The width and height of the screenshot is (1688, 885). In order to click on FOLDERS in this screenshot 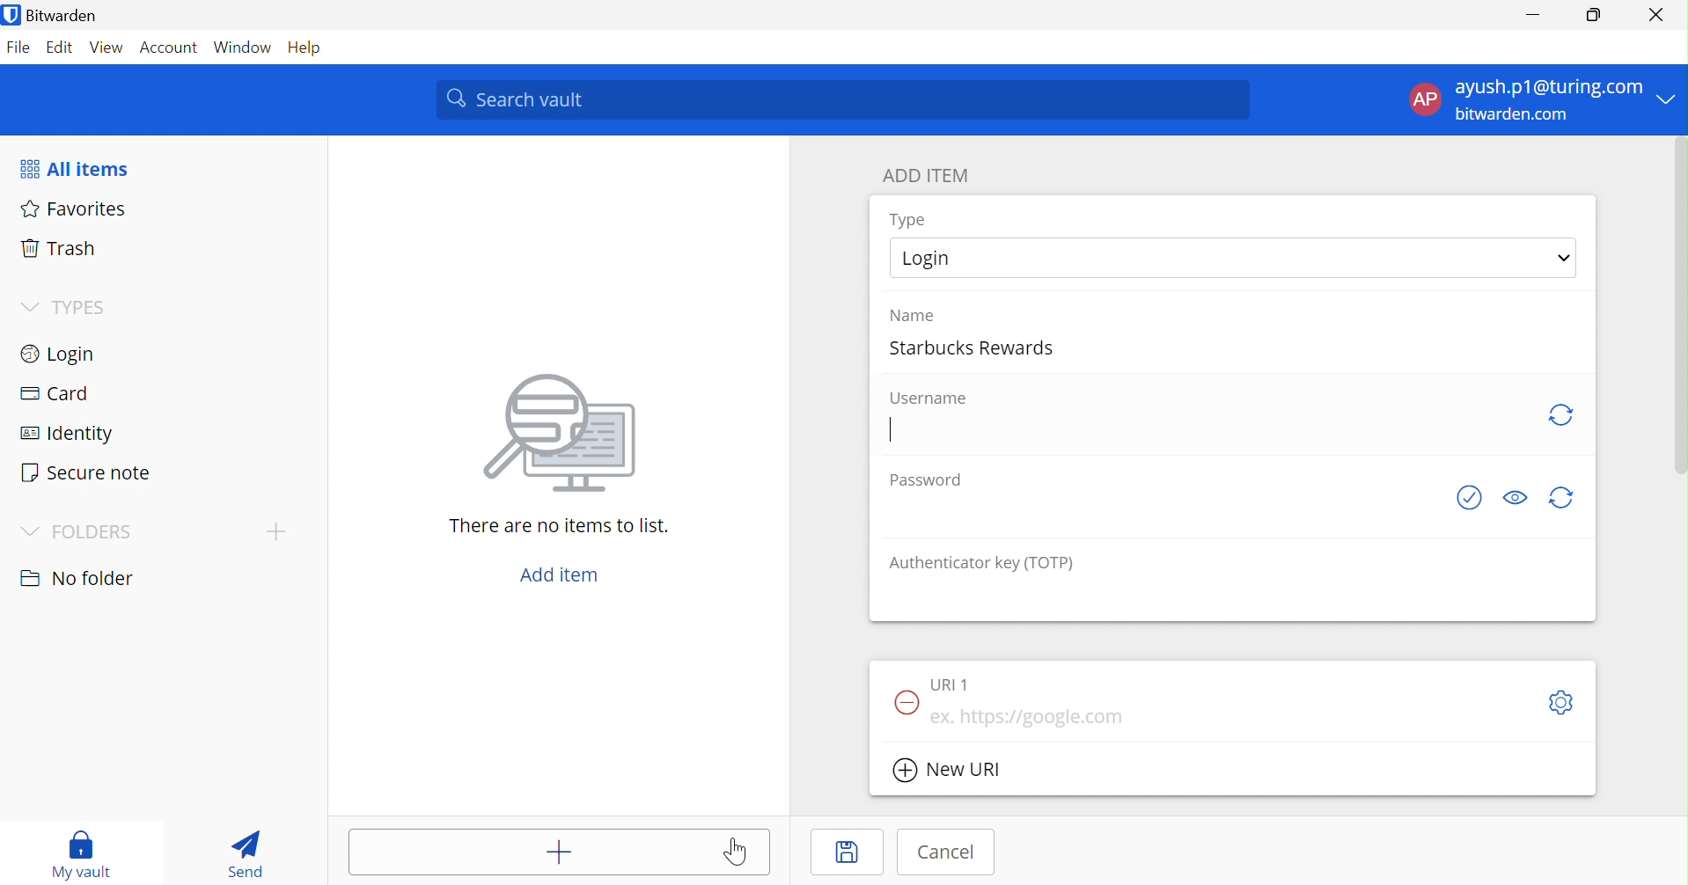, I will do `click(93, 534)`.